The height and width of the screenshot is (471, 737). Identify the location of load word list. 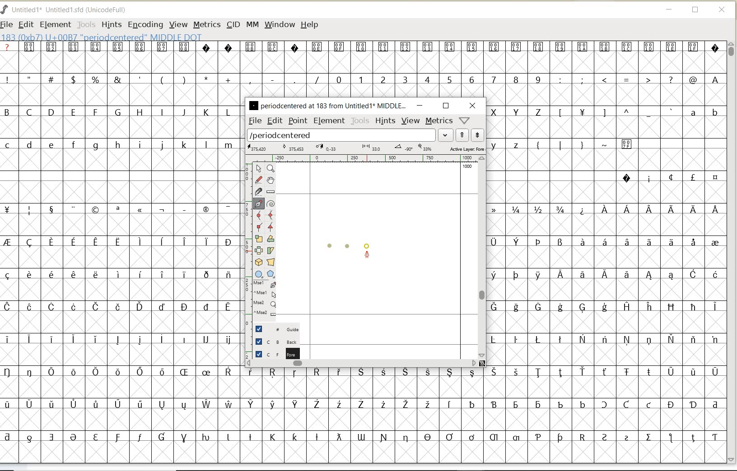
(342, 135).